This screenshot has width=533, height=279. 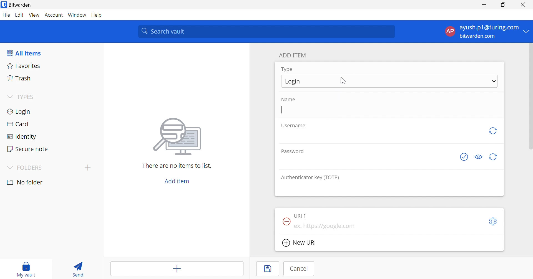 I want to click on Remove, so click(x=287, y=222).